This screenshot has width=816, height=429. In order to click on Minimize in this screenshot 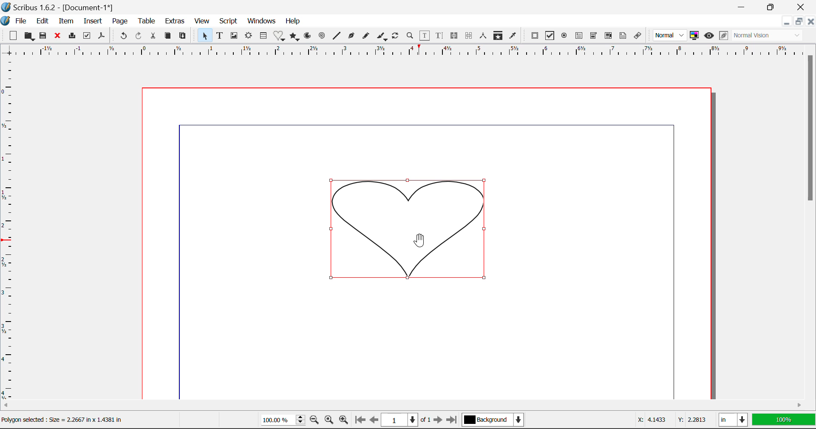, I will do `click(800, 23)`.